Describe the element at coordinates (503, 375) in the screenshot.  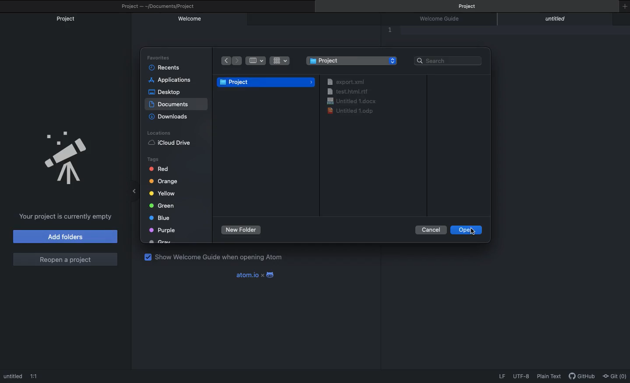
I see `LF` at that location.